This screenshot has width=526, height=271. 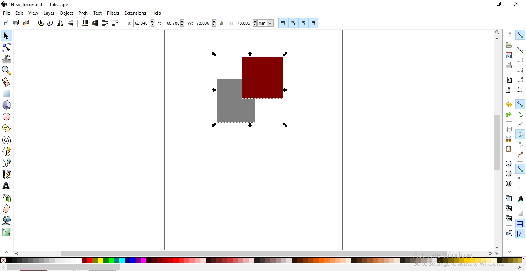 What do you see at coordinates (171, 23) in the screenshot?
I see `vertical coordiante of selection` at bounding box center [171, 23].